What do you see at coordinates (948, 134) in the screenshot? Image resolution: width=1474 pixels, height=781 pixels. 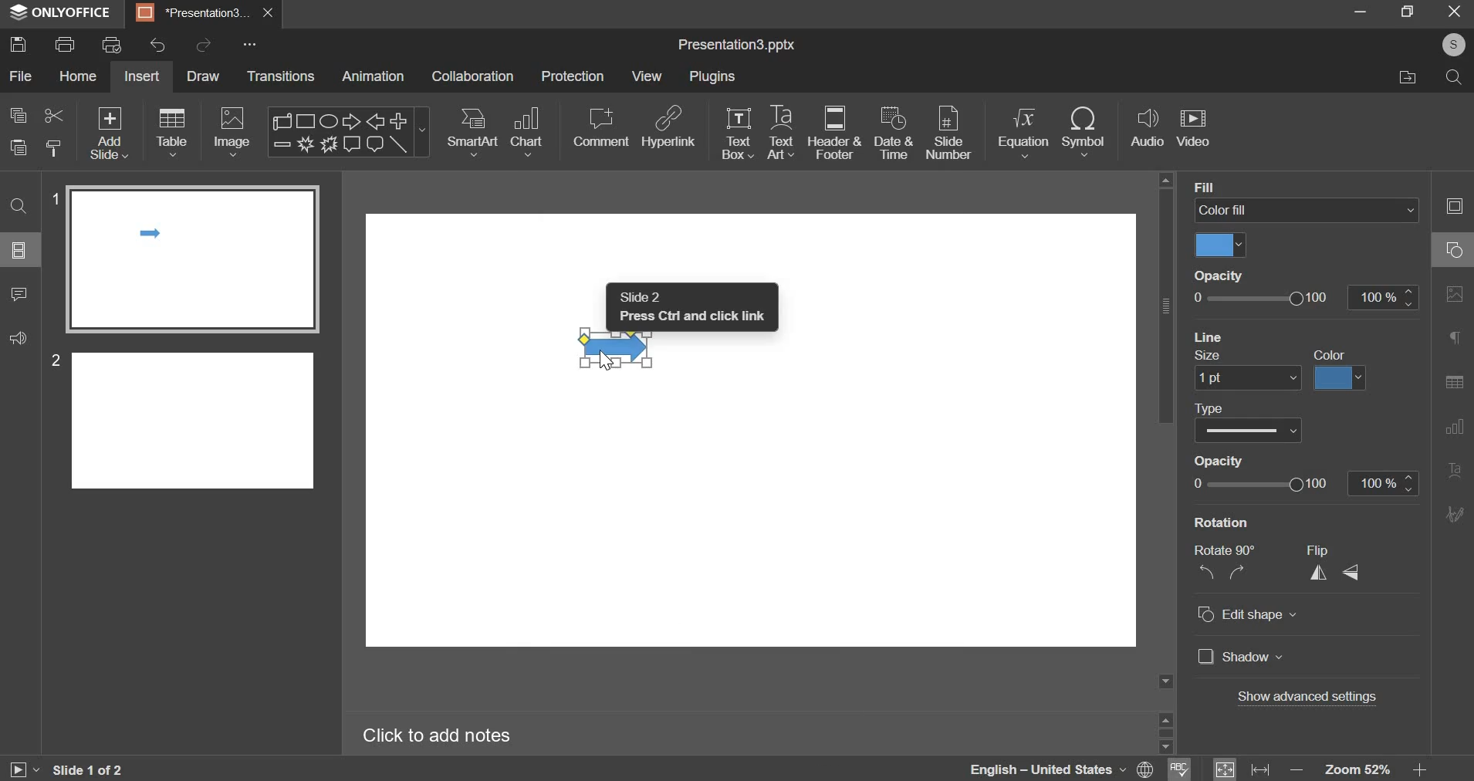 I see `slide number` at bounding box center [948, 134].